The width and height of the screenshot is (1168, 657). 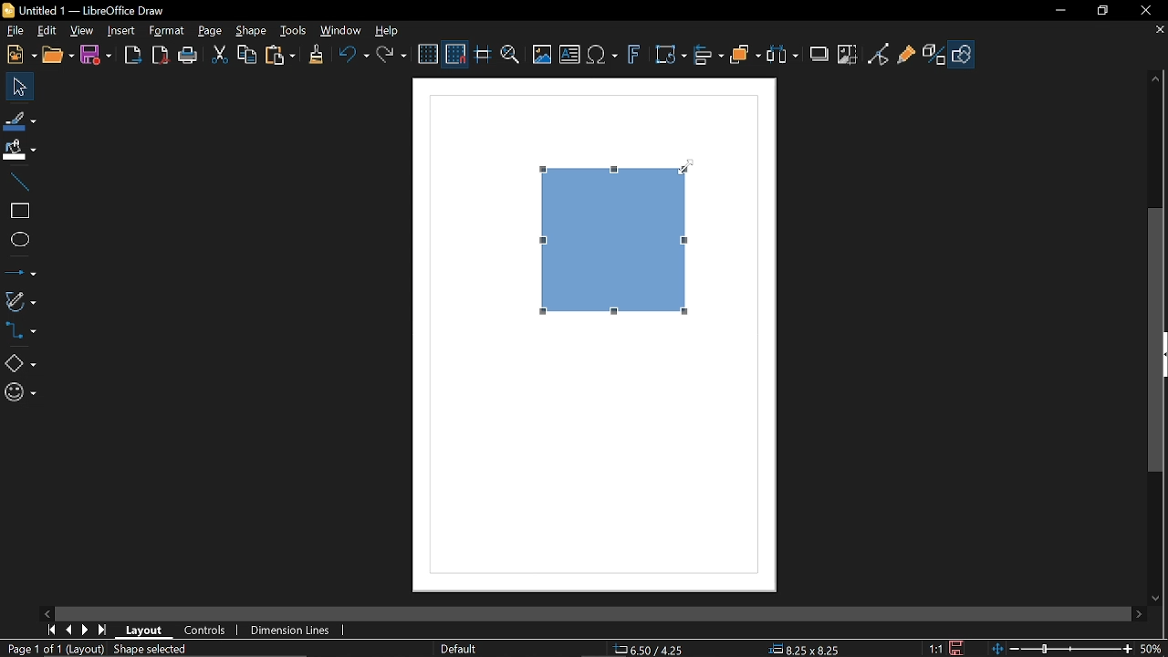 What do you see at coordinates (19, 118) in the screenshot?
I see `Line color` at bounding box center [19, 118].